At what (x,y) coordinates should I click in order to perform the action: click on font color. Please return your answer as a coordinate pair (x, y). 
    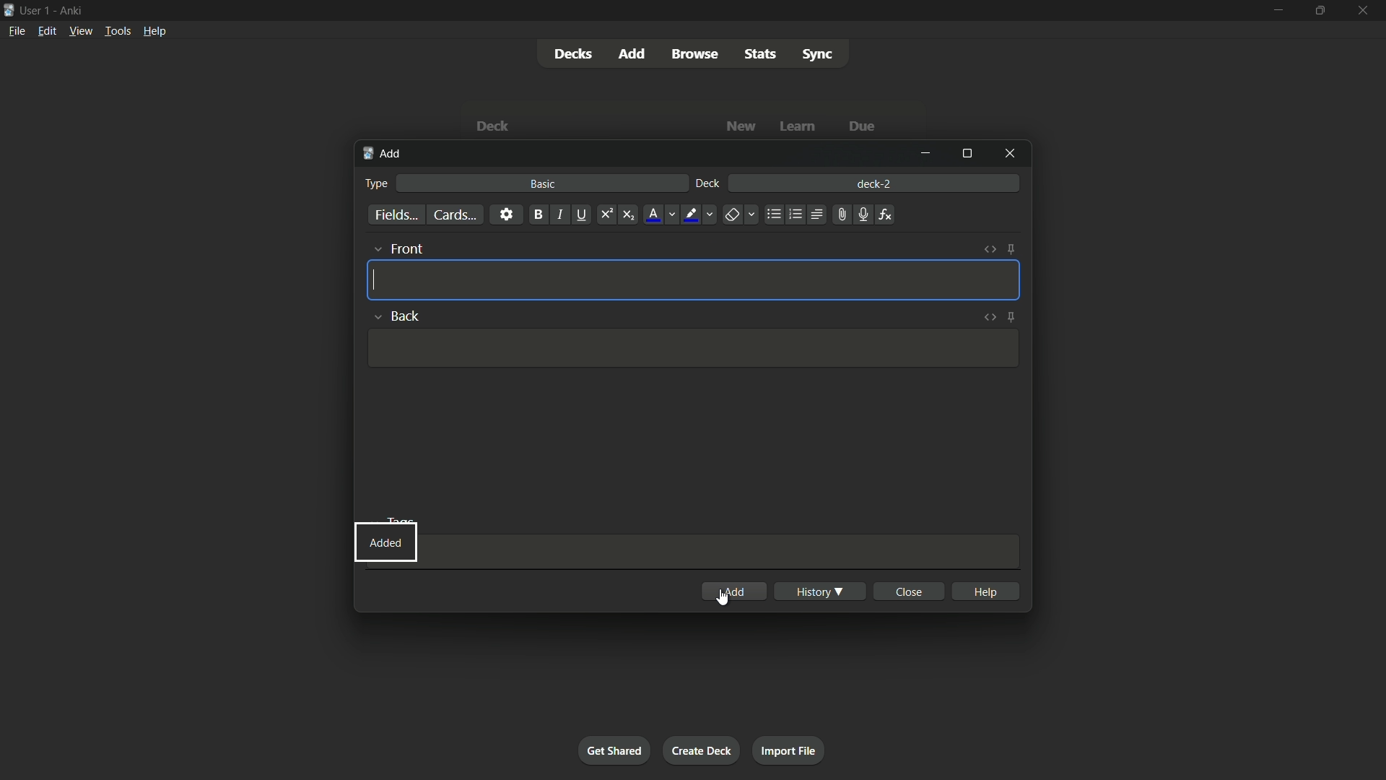
    Looking at the image, I should click on (658, 214).